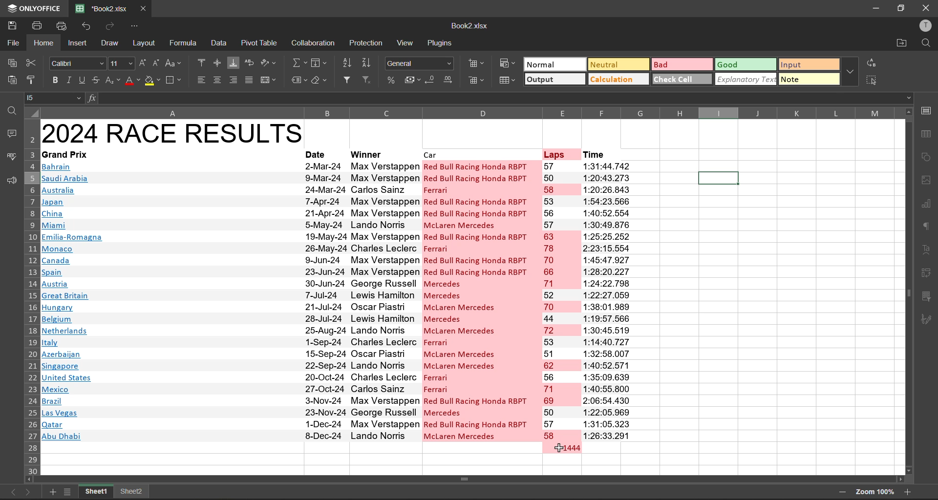 The width and height of the screenshot is (938, 500). Describe the element at coordinates (298, 79) in the screenshot. I see `named ranges` at that location.